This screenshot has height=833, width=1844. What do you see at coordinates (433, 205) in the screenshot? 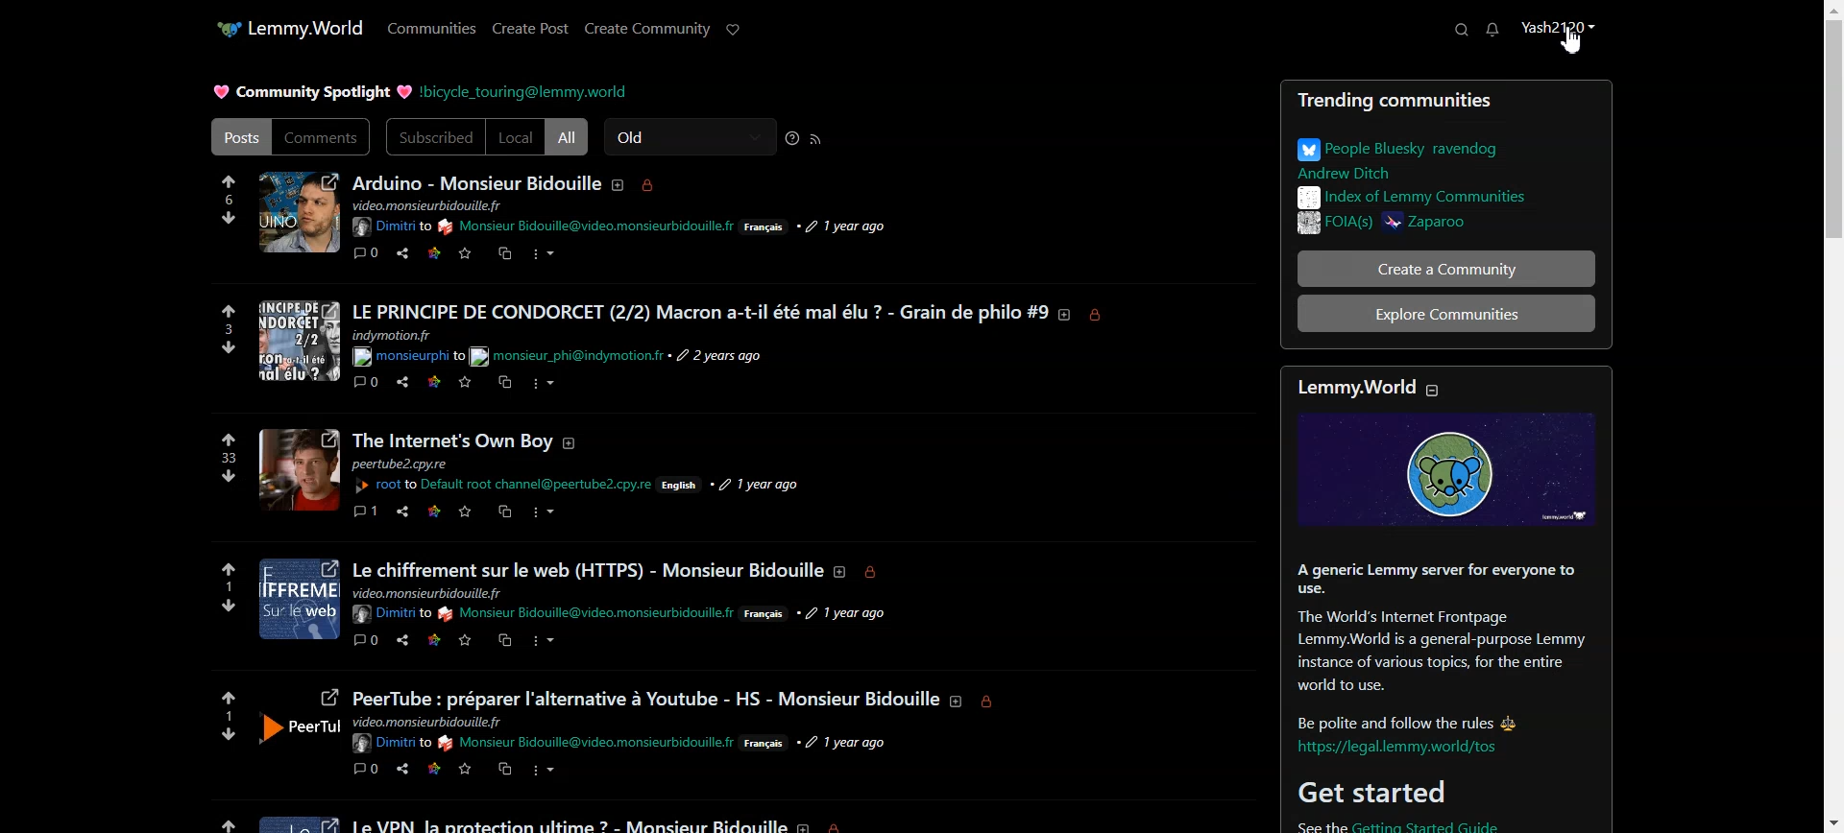
I see `text` at bounding box center [433, 205].